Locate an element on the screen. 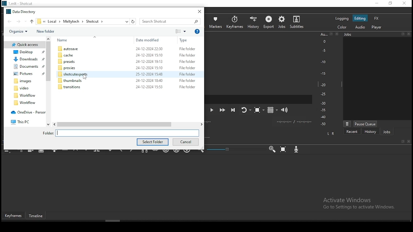 This screenshot has height=232, width=413. Sort by is located at coordinates (179, 31).